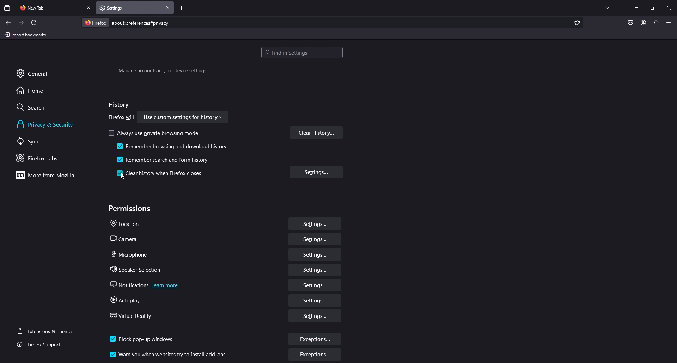 This screenshot has height=363, width=677. I want to click on autoplay, so click(125, 299).